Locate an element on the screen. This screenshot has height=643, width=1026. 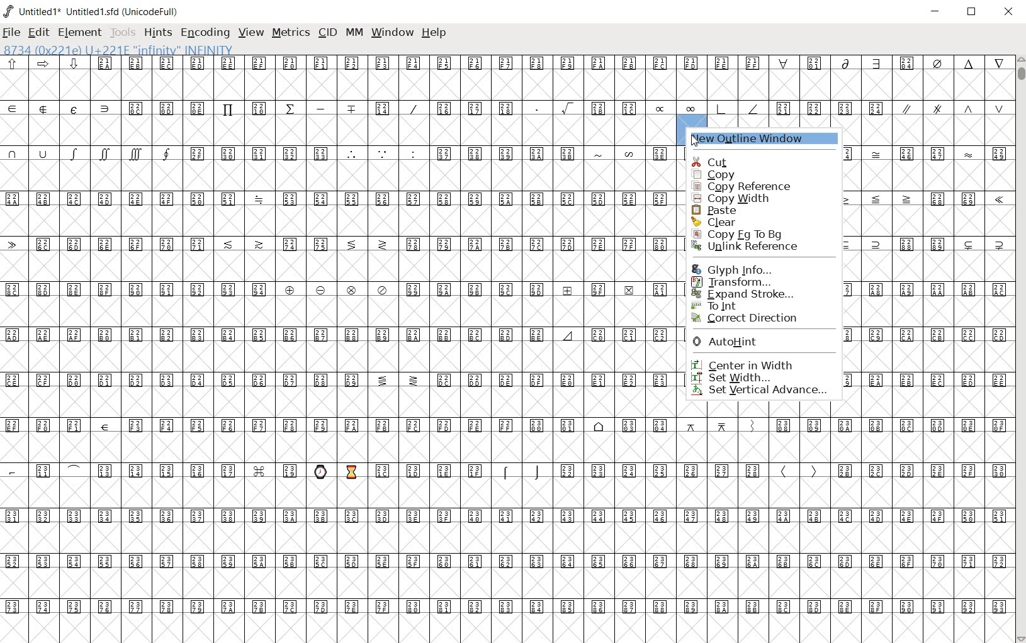
Unicode code points is located at coordinates (927, 335).